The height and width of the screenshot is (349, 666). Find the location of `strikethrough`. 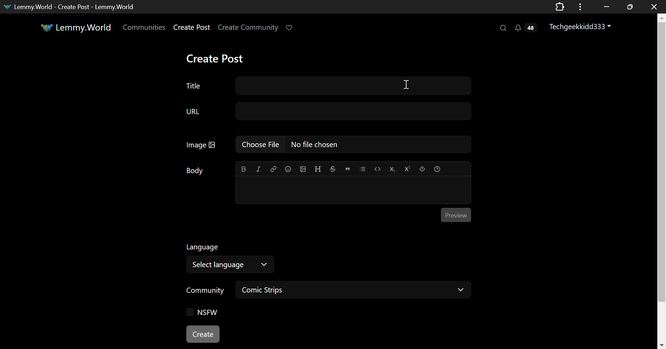

strikethrough is located at coordinates (333, 169).